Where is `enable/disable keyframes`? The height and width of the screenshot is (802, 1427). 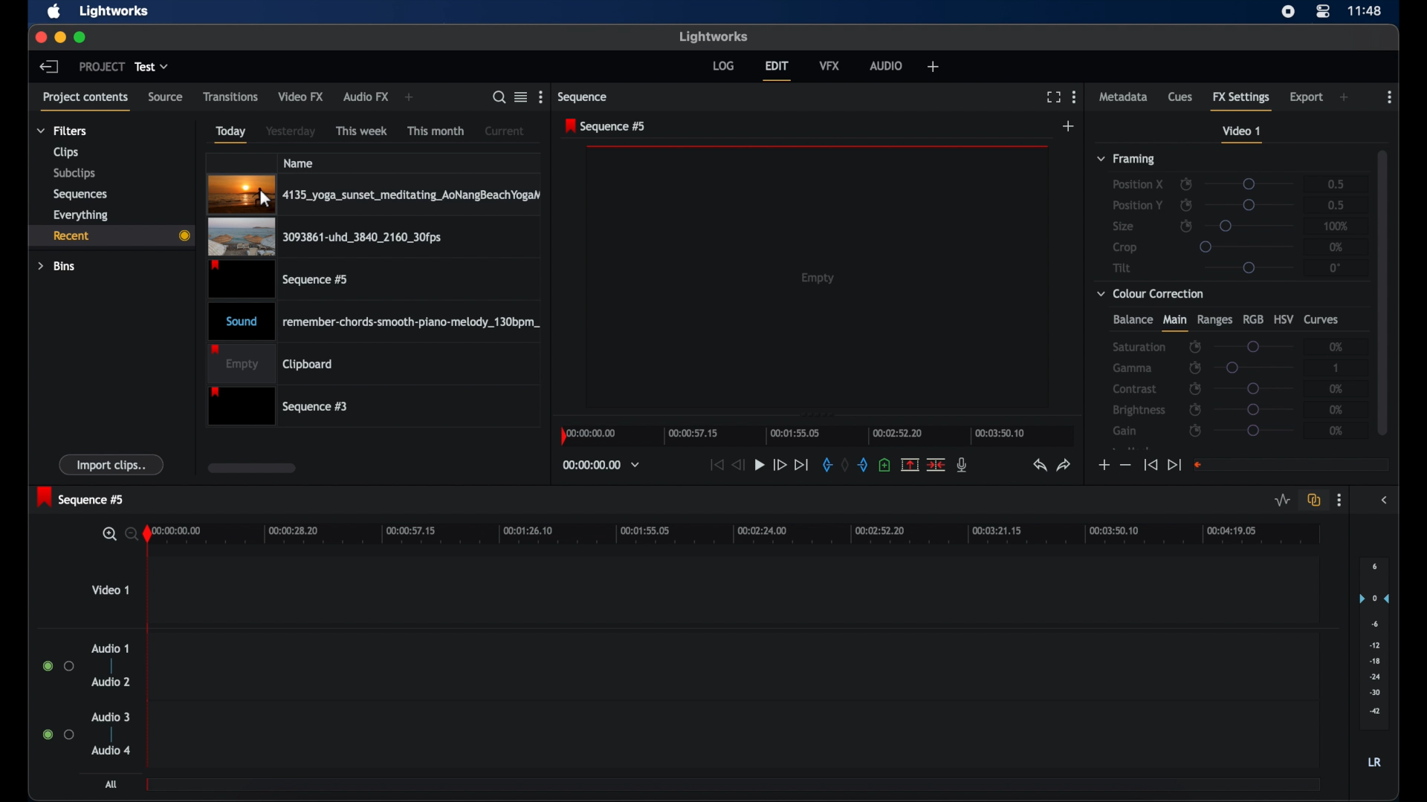
enable/disable keyframes is located at coordinates (1194, 368).